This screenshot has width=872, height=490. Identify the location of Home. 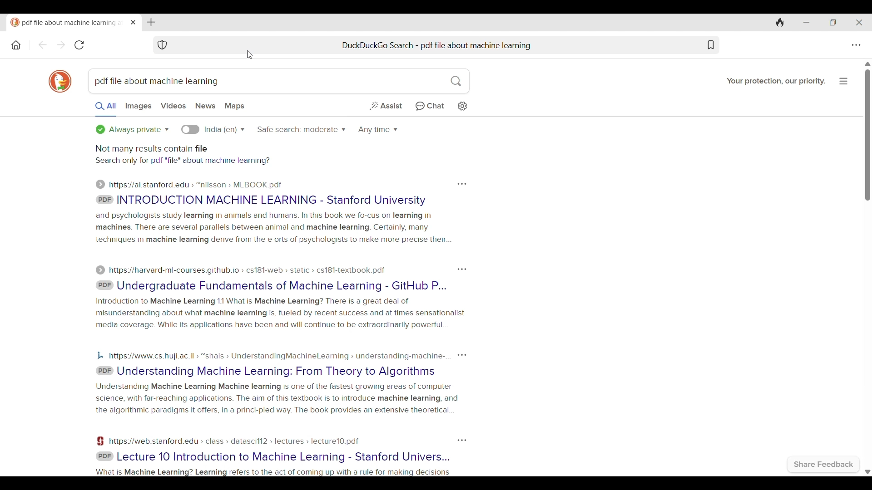
(16, 45).